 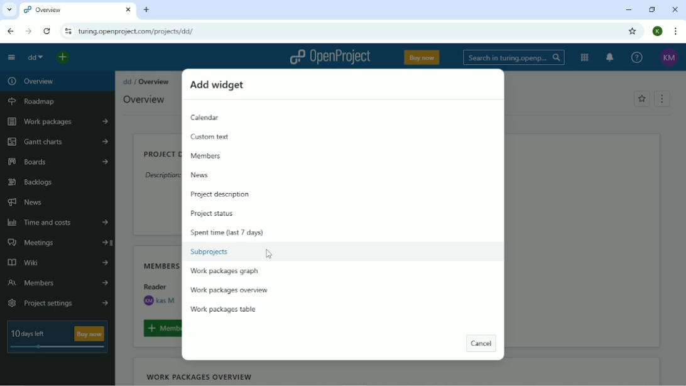 I want to click on Reload this page, so click(x=48, y=31).